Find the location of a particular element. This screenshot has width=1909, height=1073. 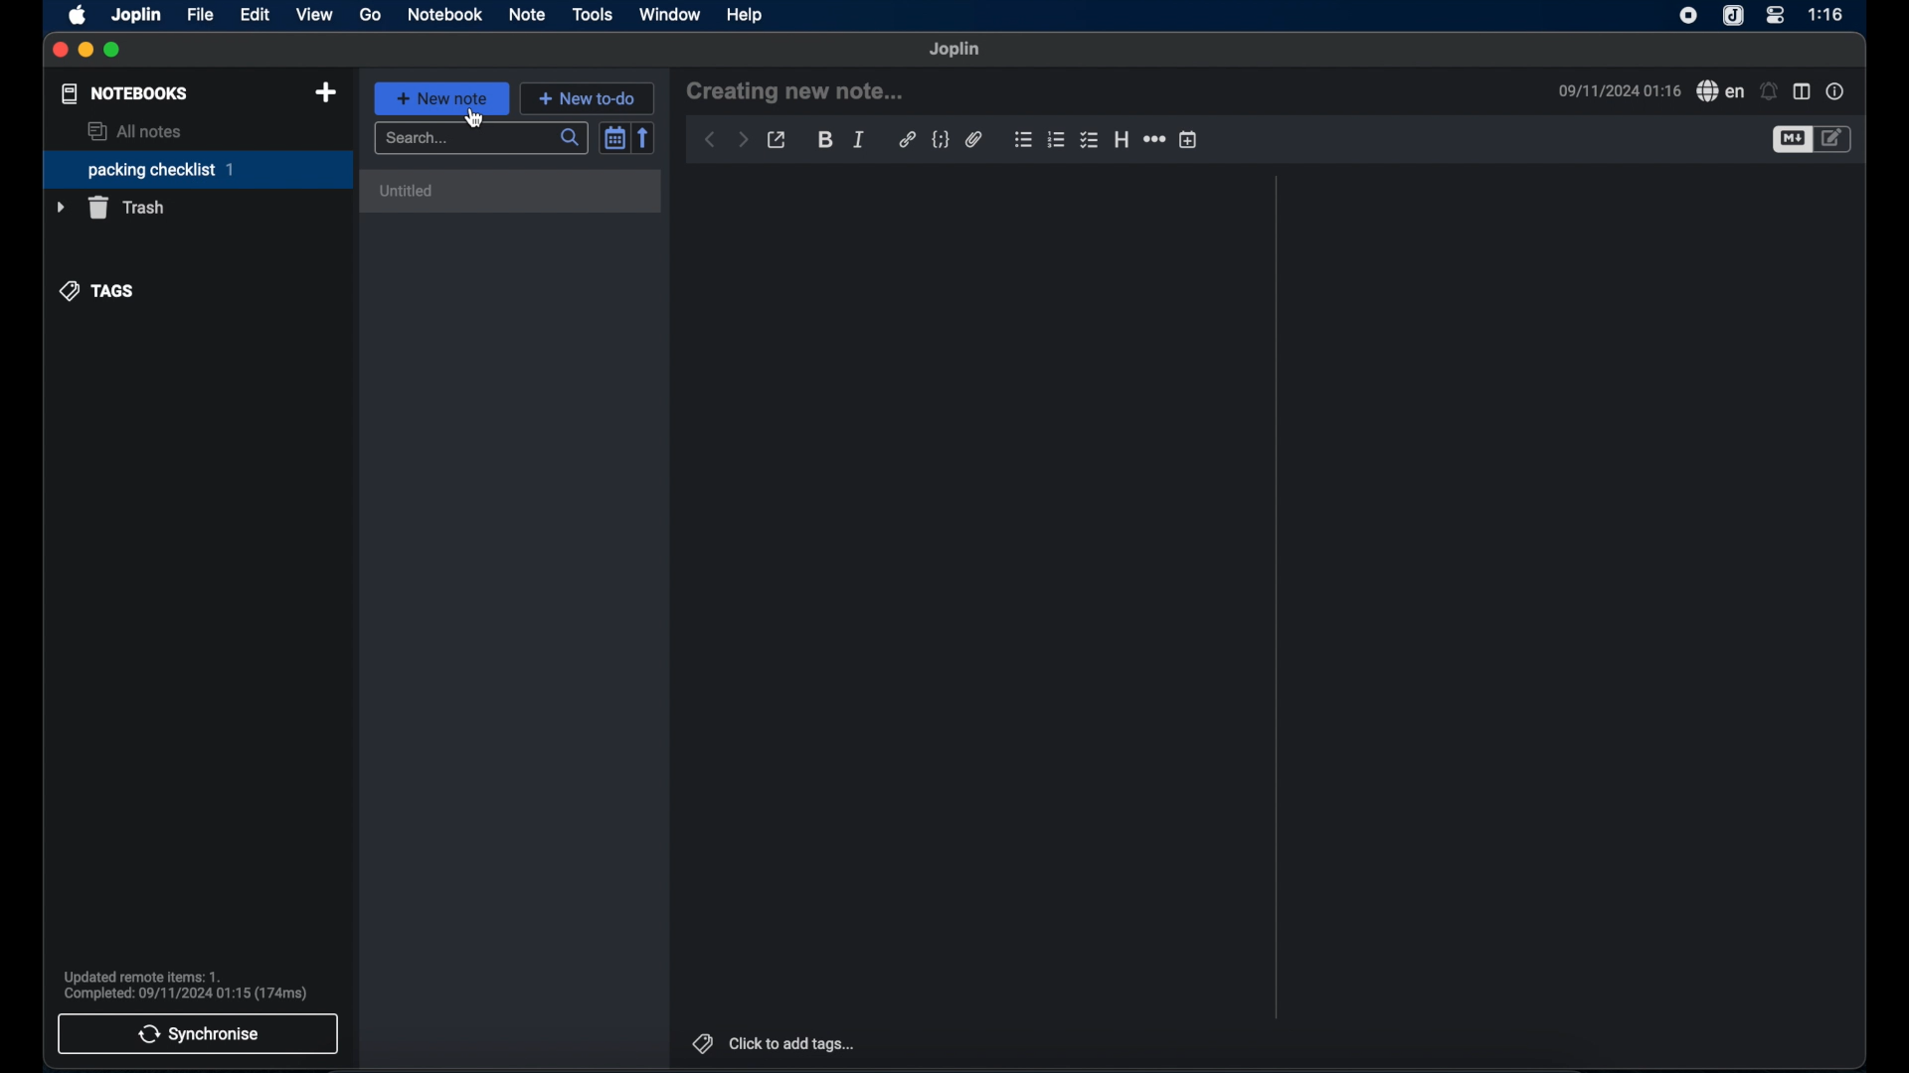

creating new note... is located at coordinates (801, 93).